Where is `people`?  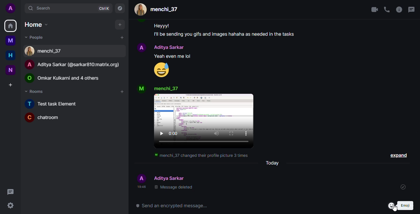
people is located at coordinates (45, 51).